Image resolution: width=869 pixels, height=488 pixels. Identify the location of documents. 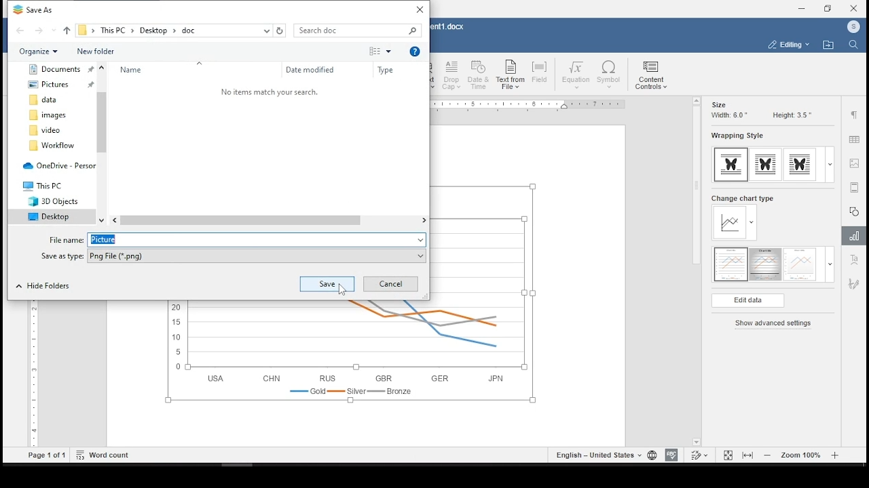
(60, 68).